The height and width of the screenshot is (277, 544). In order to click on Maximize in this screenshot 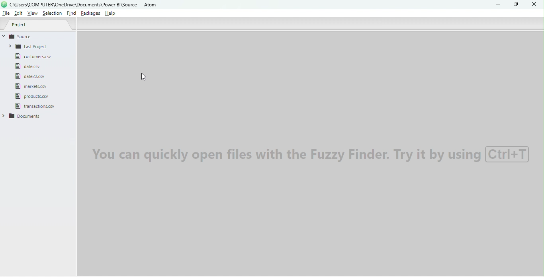, I will do `click(514, 5)`.